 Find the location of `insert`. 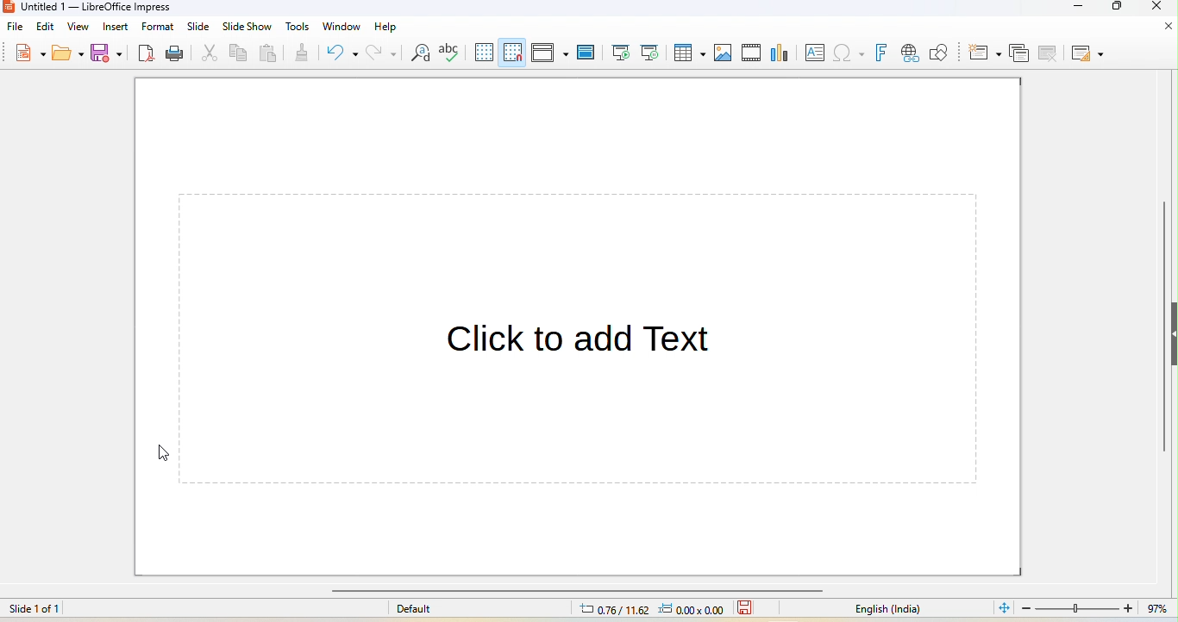

insert is located at coordinates (115, 26).